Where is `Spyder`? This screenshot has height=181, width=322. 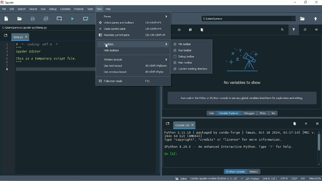 Spyder is located at coordinates (10, 3).